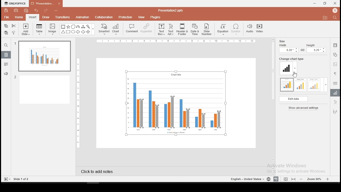  What do you see at coordinates (286, 179) in the screenshot?
I see `fit to slide` at bounding box center [286, 179].